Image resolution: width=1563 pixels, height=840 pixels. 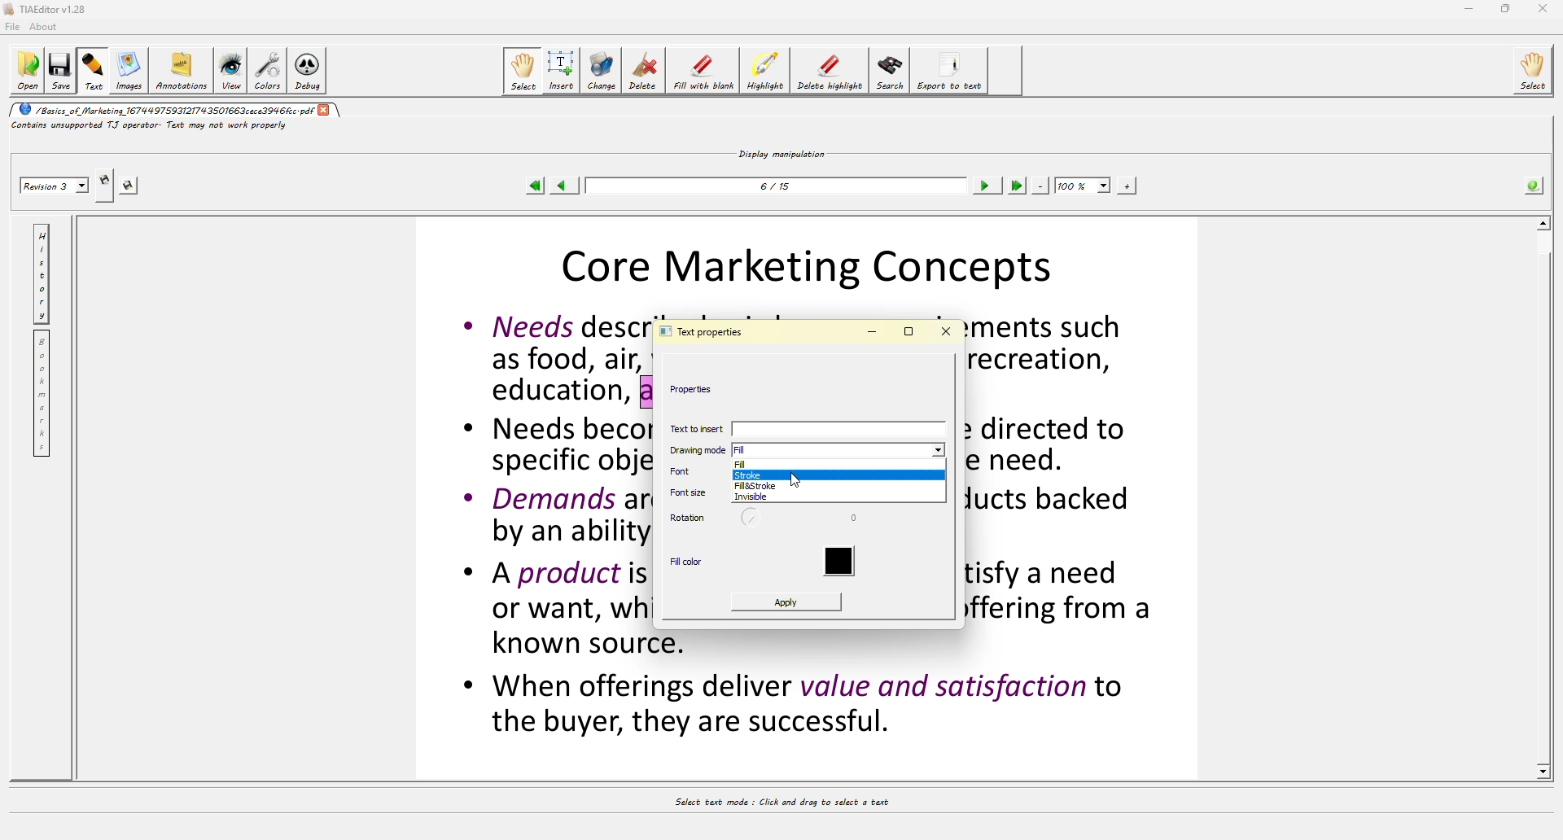 I want to click on info, so click(x=1534, y=186).